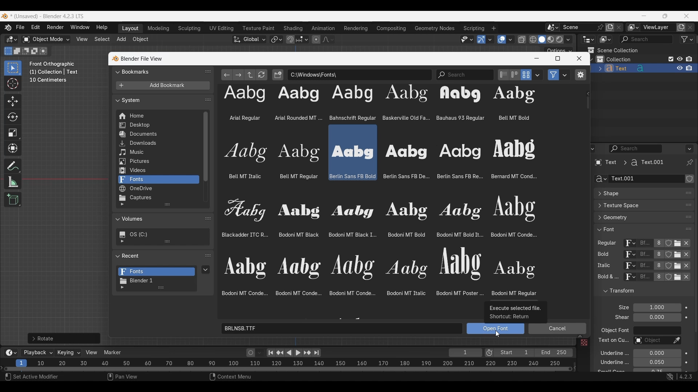  I want to click on Minimize, so click(644, 16).